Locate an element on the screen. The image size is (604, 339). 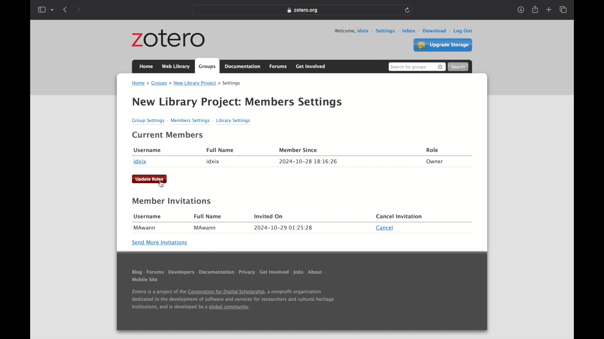
developers is located at coordinates (181, 271).